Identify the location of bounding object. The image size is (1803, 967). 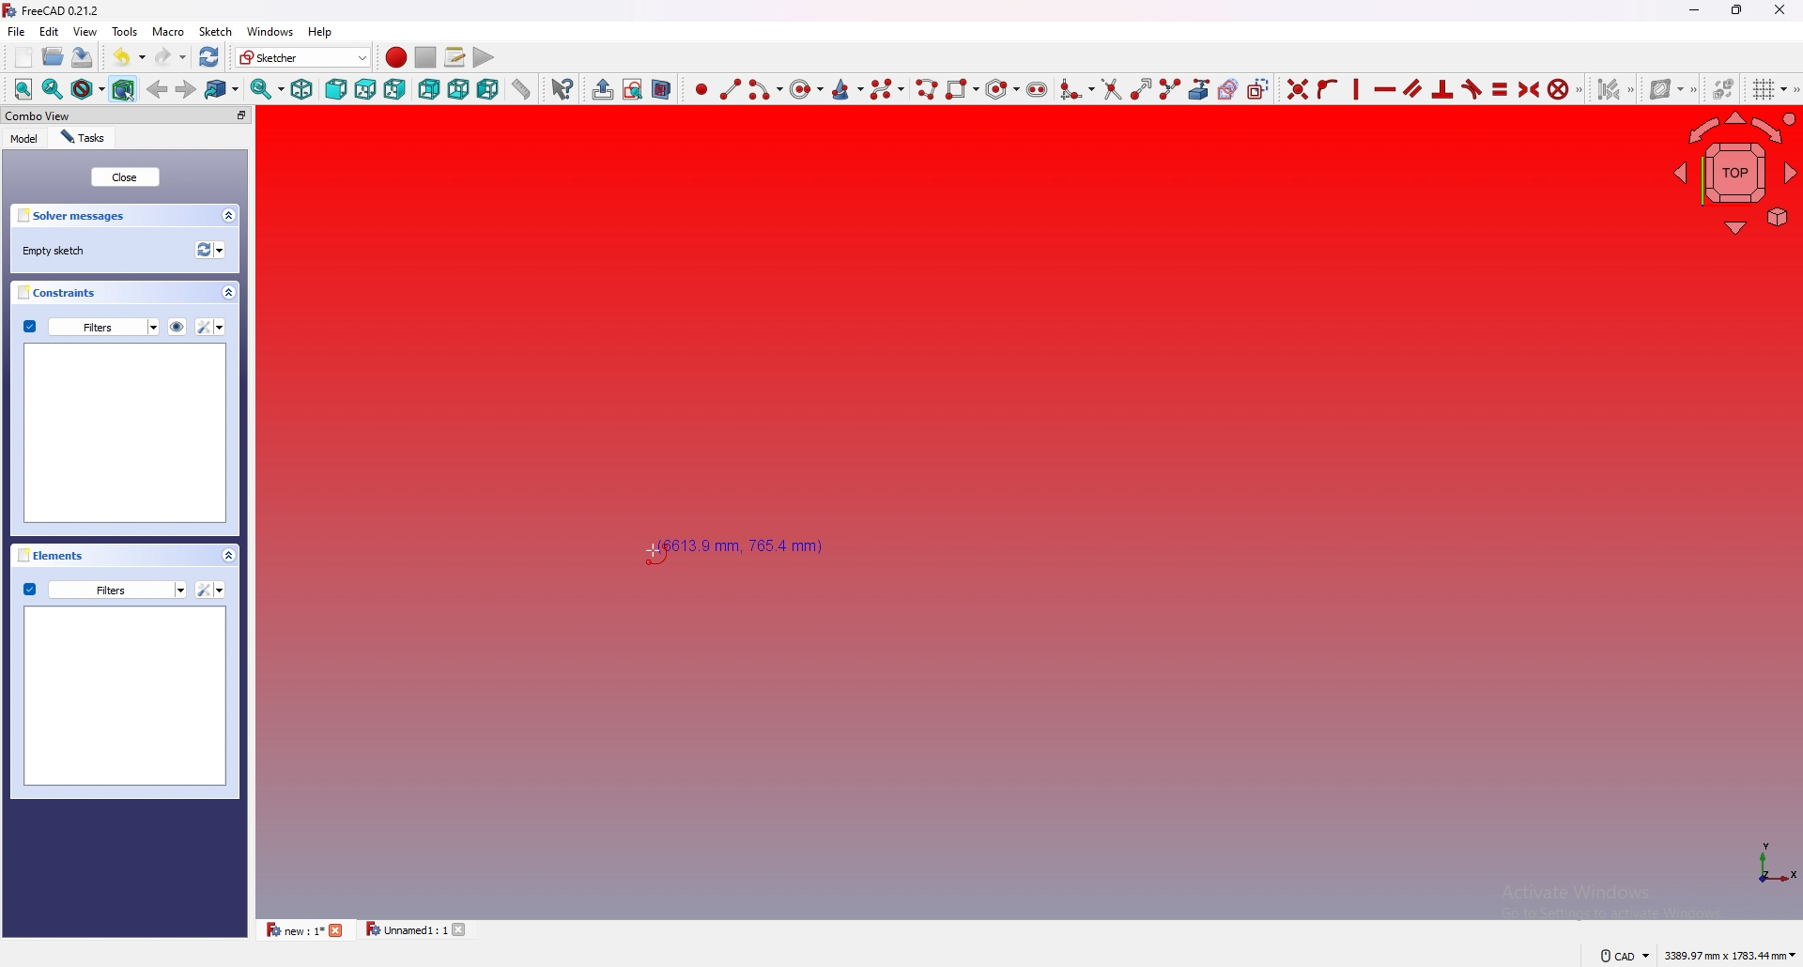
(124, 87).